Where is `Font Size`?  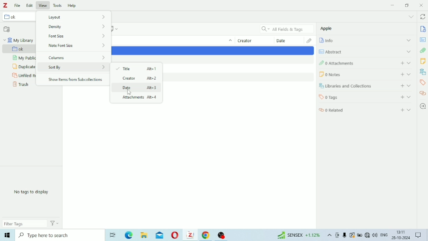
Font Size is located at coordinates (77, 37).